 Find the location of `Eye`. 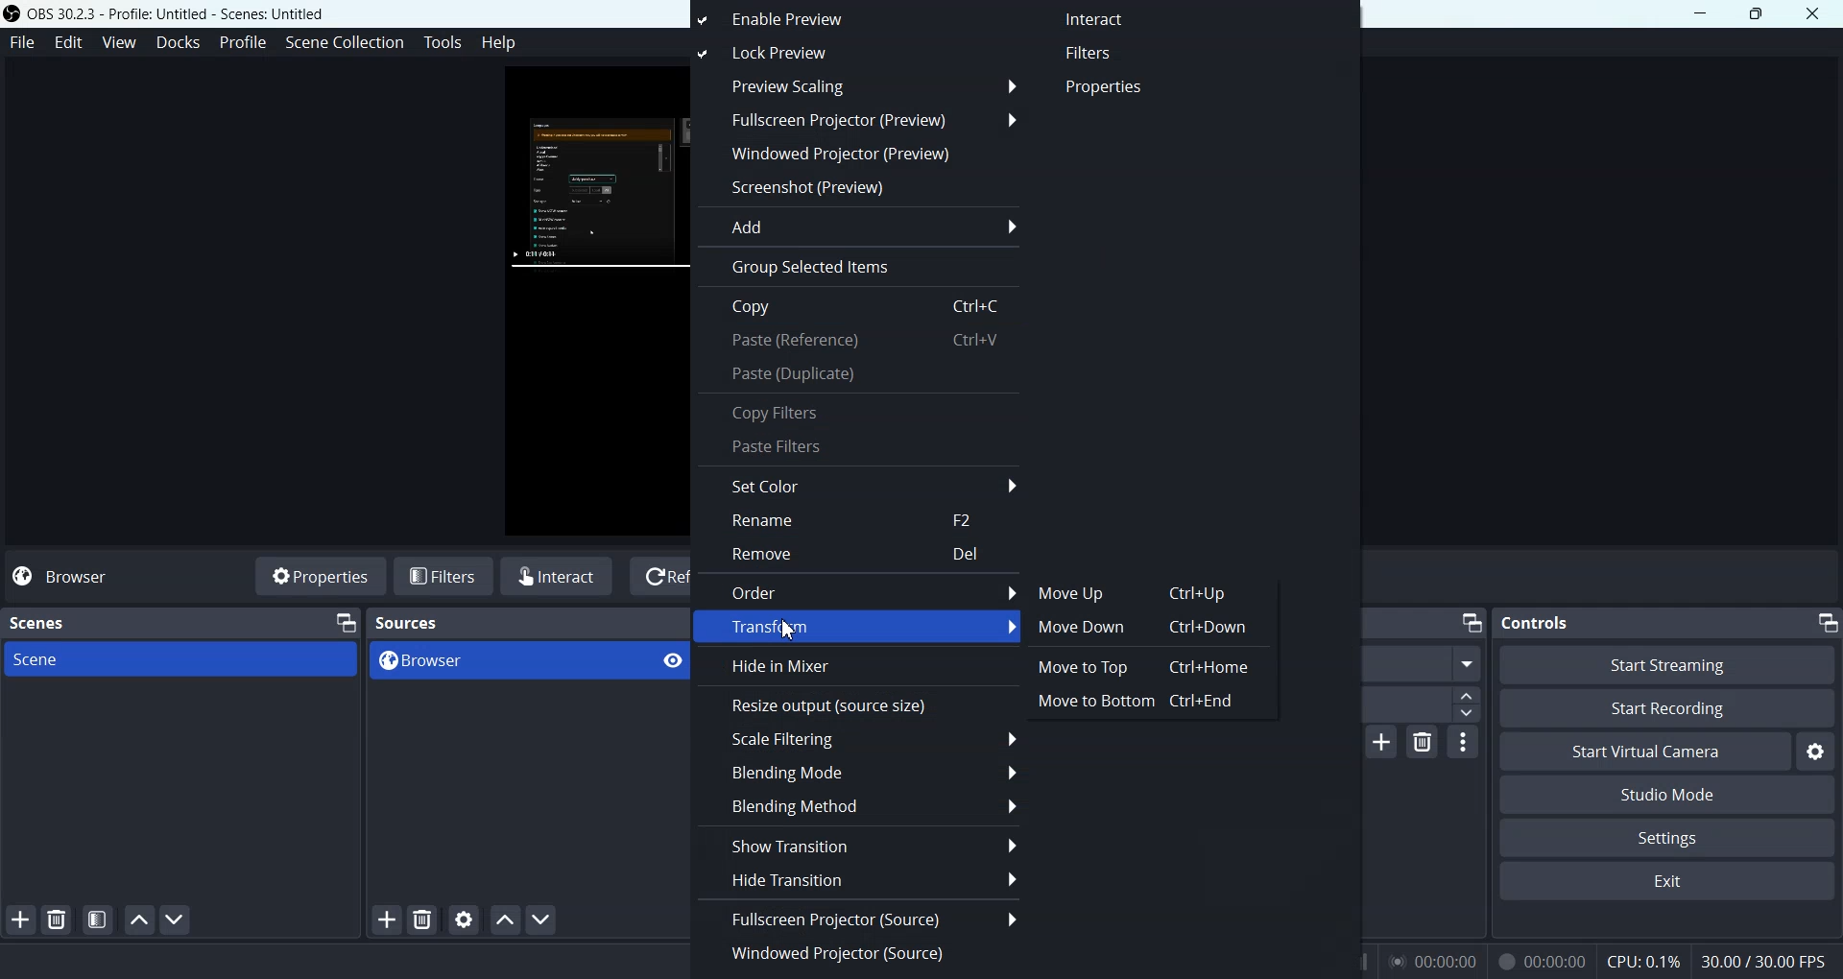

Eye is located at coordinates (673, 661).